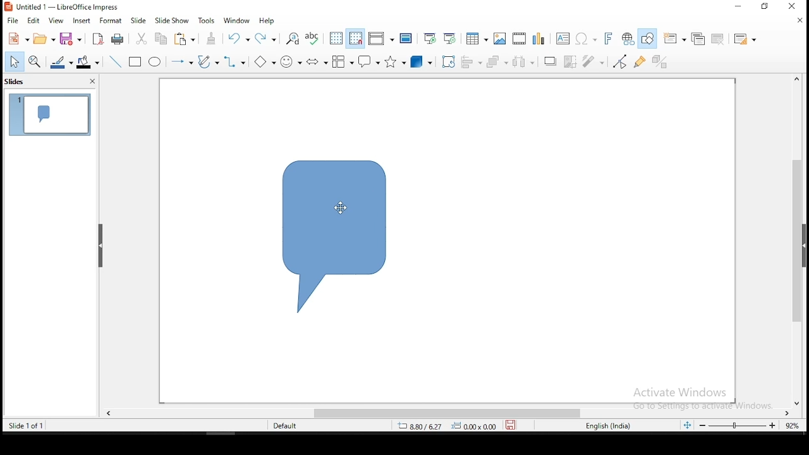  I want to click on rotate, so click(449, 62).